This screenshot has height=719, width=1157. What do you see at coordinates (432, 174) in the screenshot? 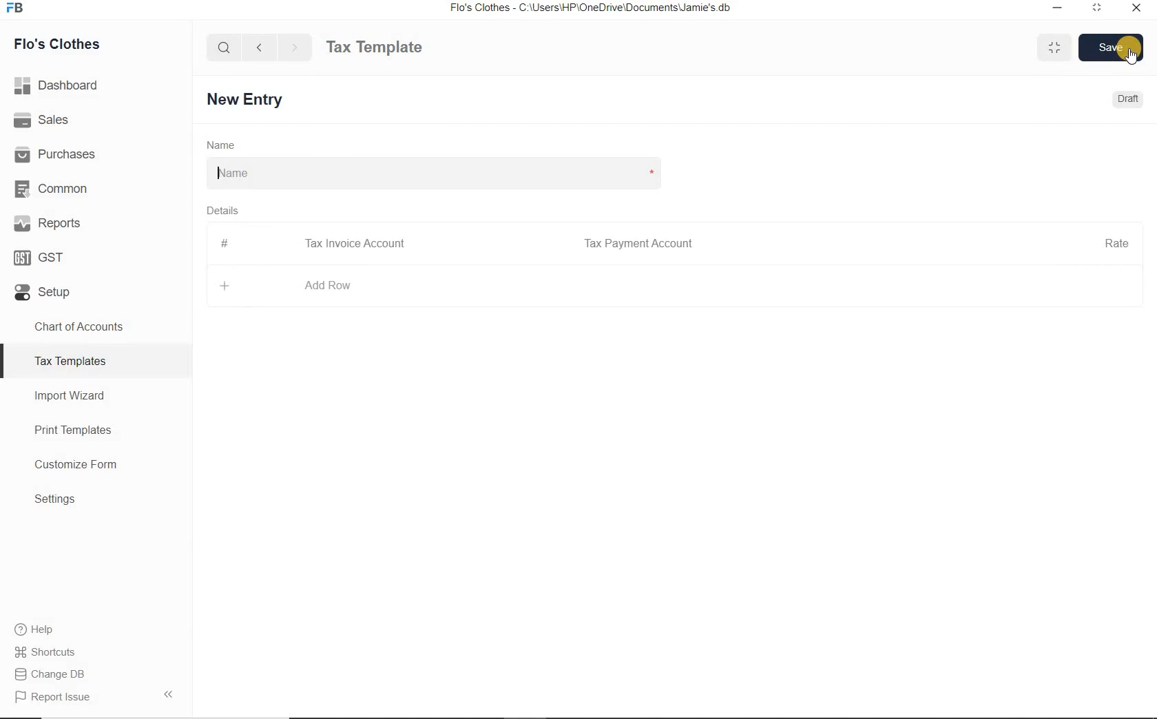
I see `Name` at bounding box center [432, 174].